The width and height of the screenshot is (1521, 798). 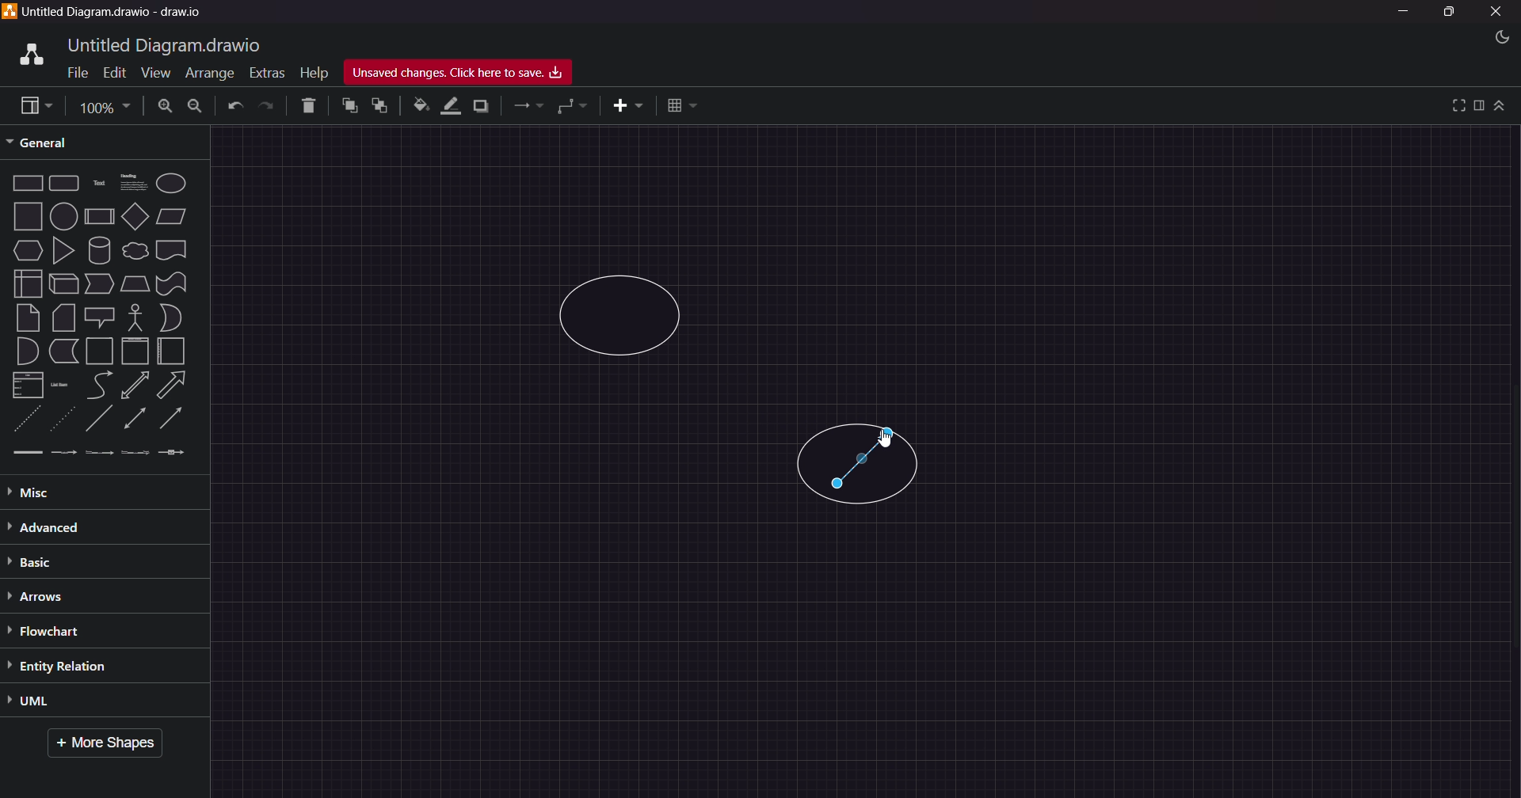 I want to click on Title, so click(x=119, y=13).